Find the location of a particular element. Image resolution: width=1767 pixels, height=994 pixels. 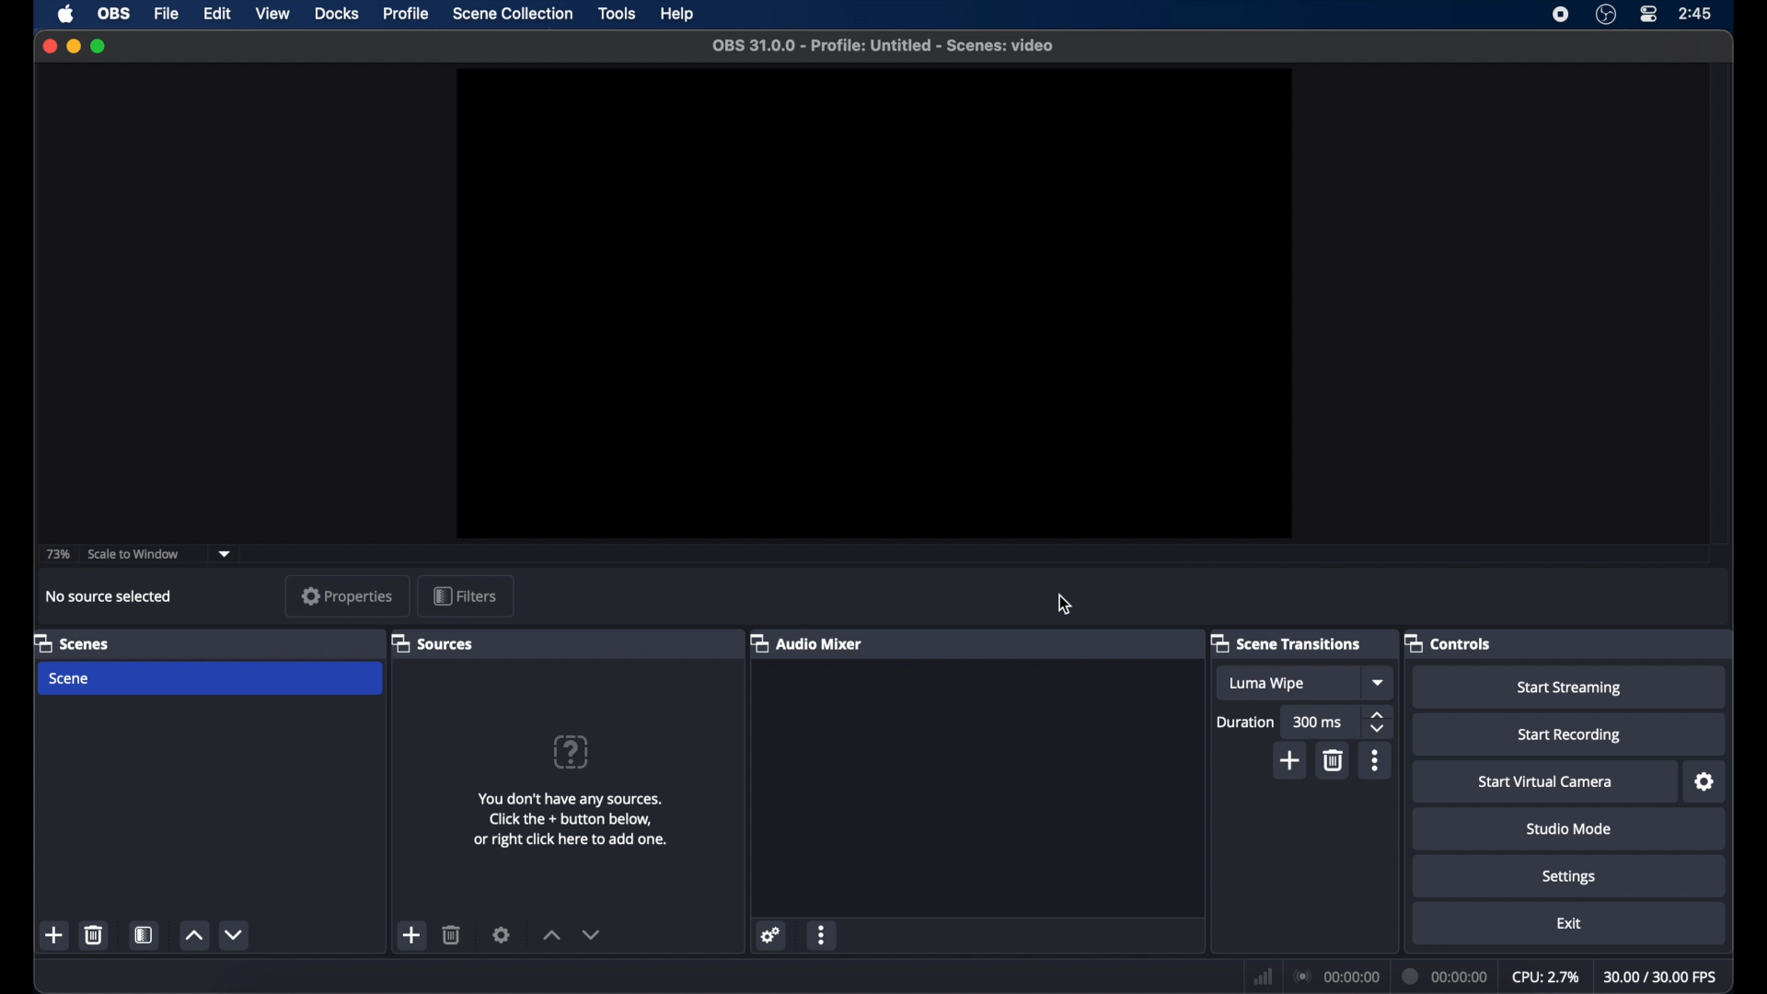

file name is located at coordinates (885, 44).